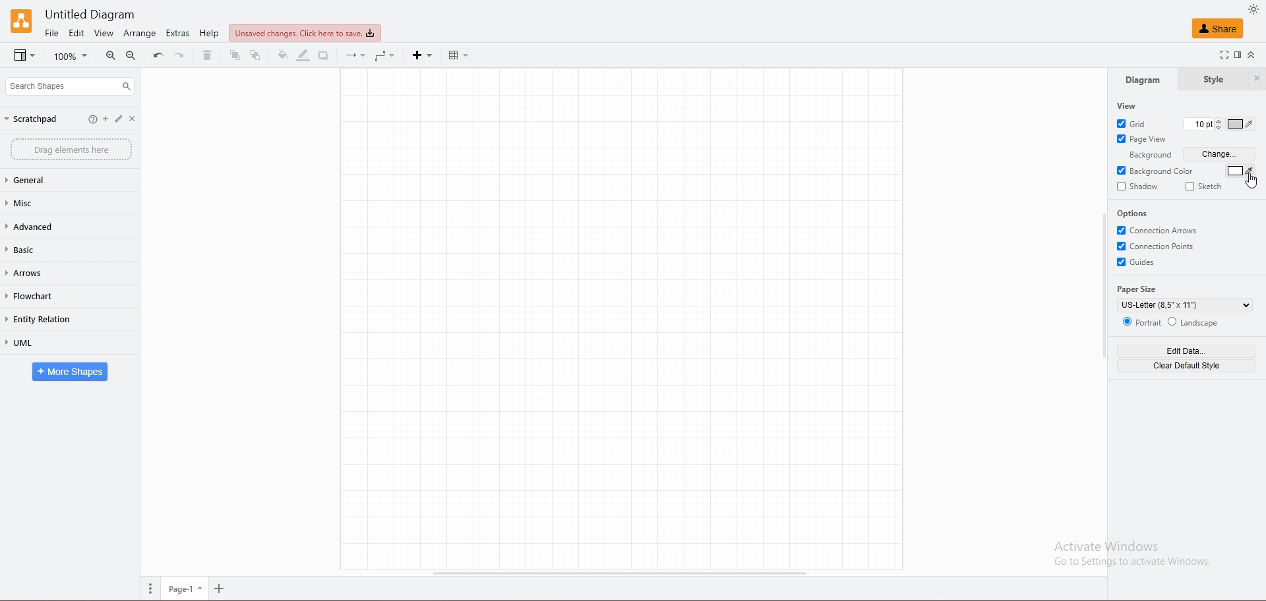  Describe the element at coordinates (1195, 322) in the screenshot. I see `landscape` at that location.